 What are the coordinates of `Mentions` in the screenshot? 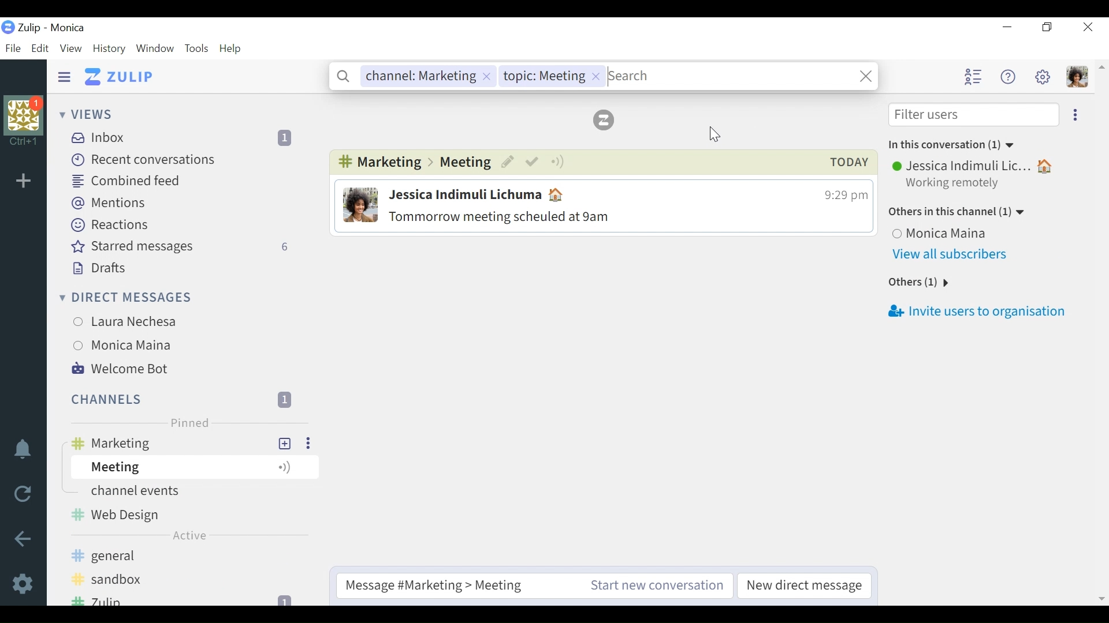 It's located at (109, 204).